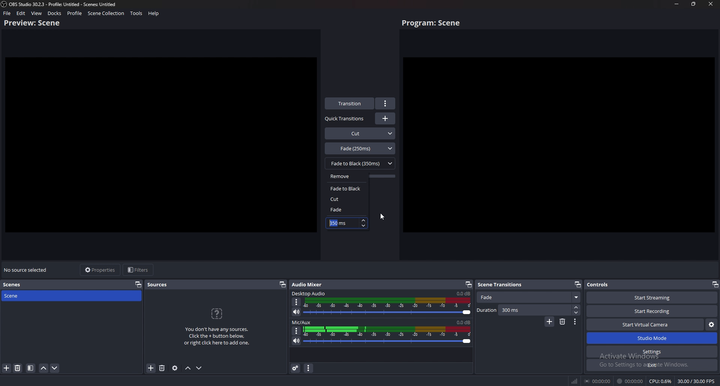  What do you see at coordinates (175, 368) in the screenshot?
I see `Sources settings` at bounding box center [175, 368].